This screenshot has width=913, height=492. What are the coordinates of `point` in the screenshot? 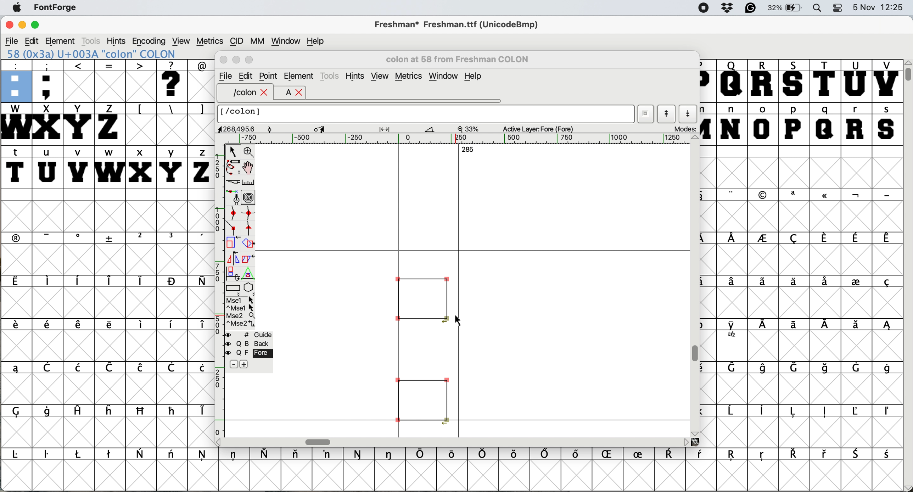 It's located at (269, 75).